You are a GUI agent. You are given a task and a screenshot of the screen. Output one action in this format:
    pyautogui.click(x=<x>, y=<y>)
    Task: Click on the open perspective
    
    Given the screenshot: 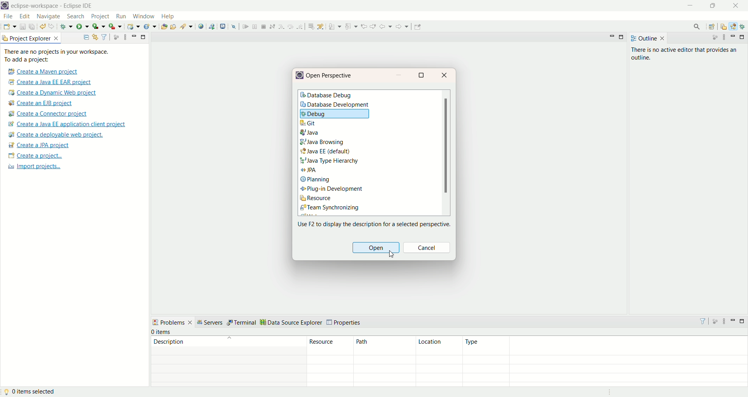 What is the action you would take?
    pyautogui.click(x=330, y=76)
    